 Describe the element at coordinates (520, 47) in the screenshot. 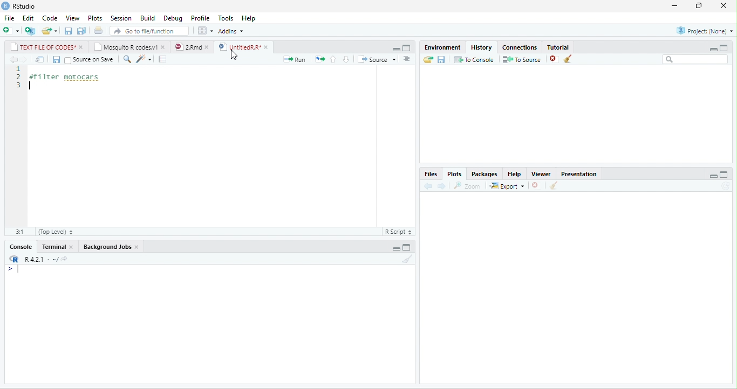

I see `Connections` at that location.